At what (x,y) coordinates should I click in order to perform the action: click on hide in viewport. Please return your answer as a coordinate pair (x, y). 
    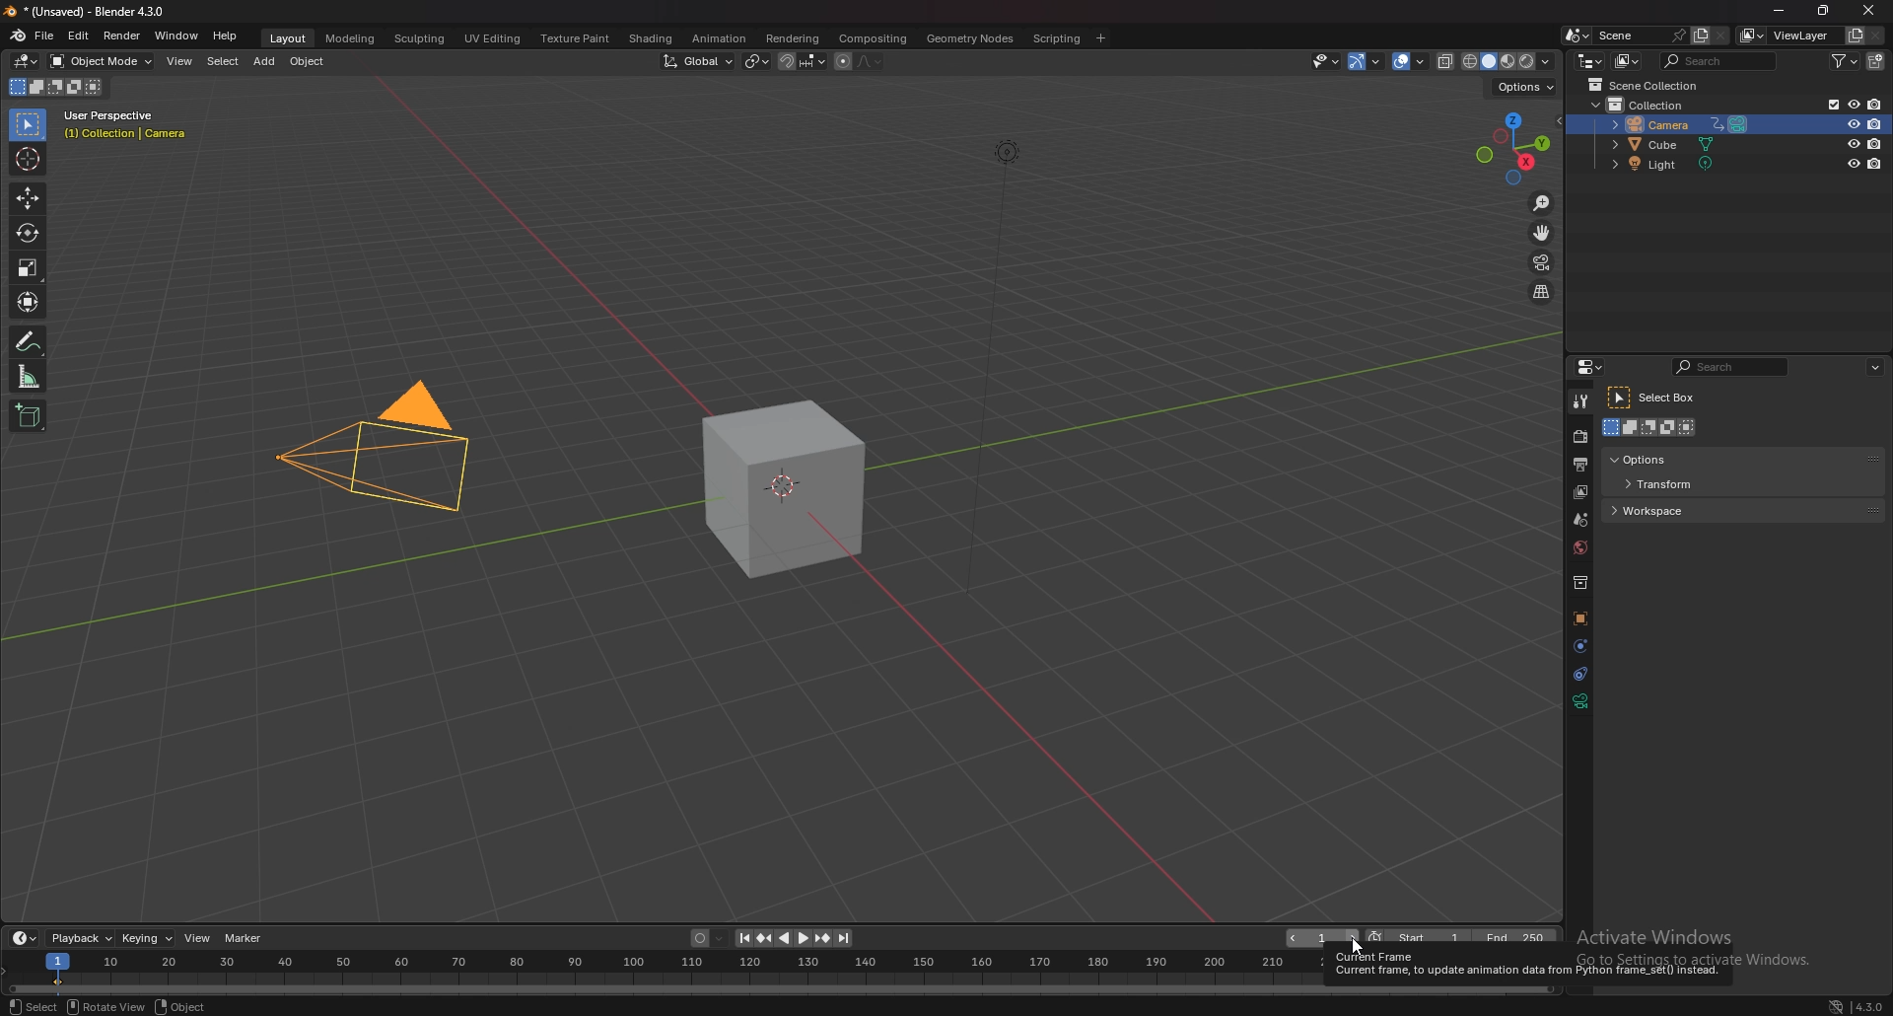
    Looking at the image, I should click on (1854, 164).